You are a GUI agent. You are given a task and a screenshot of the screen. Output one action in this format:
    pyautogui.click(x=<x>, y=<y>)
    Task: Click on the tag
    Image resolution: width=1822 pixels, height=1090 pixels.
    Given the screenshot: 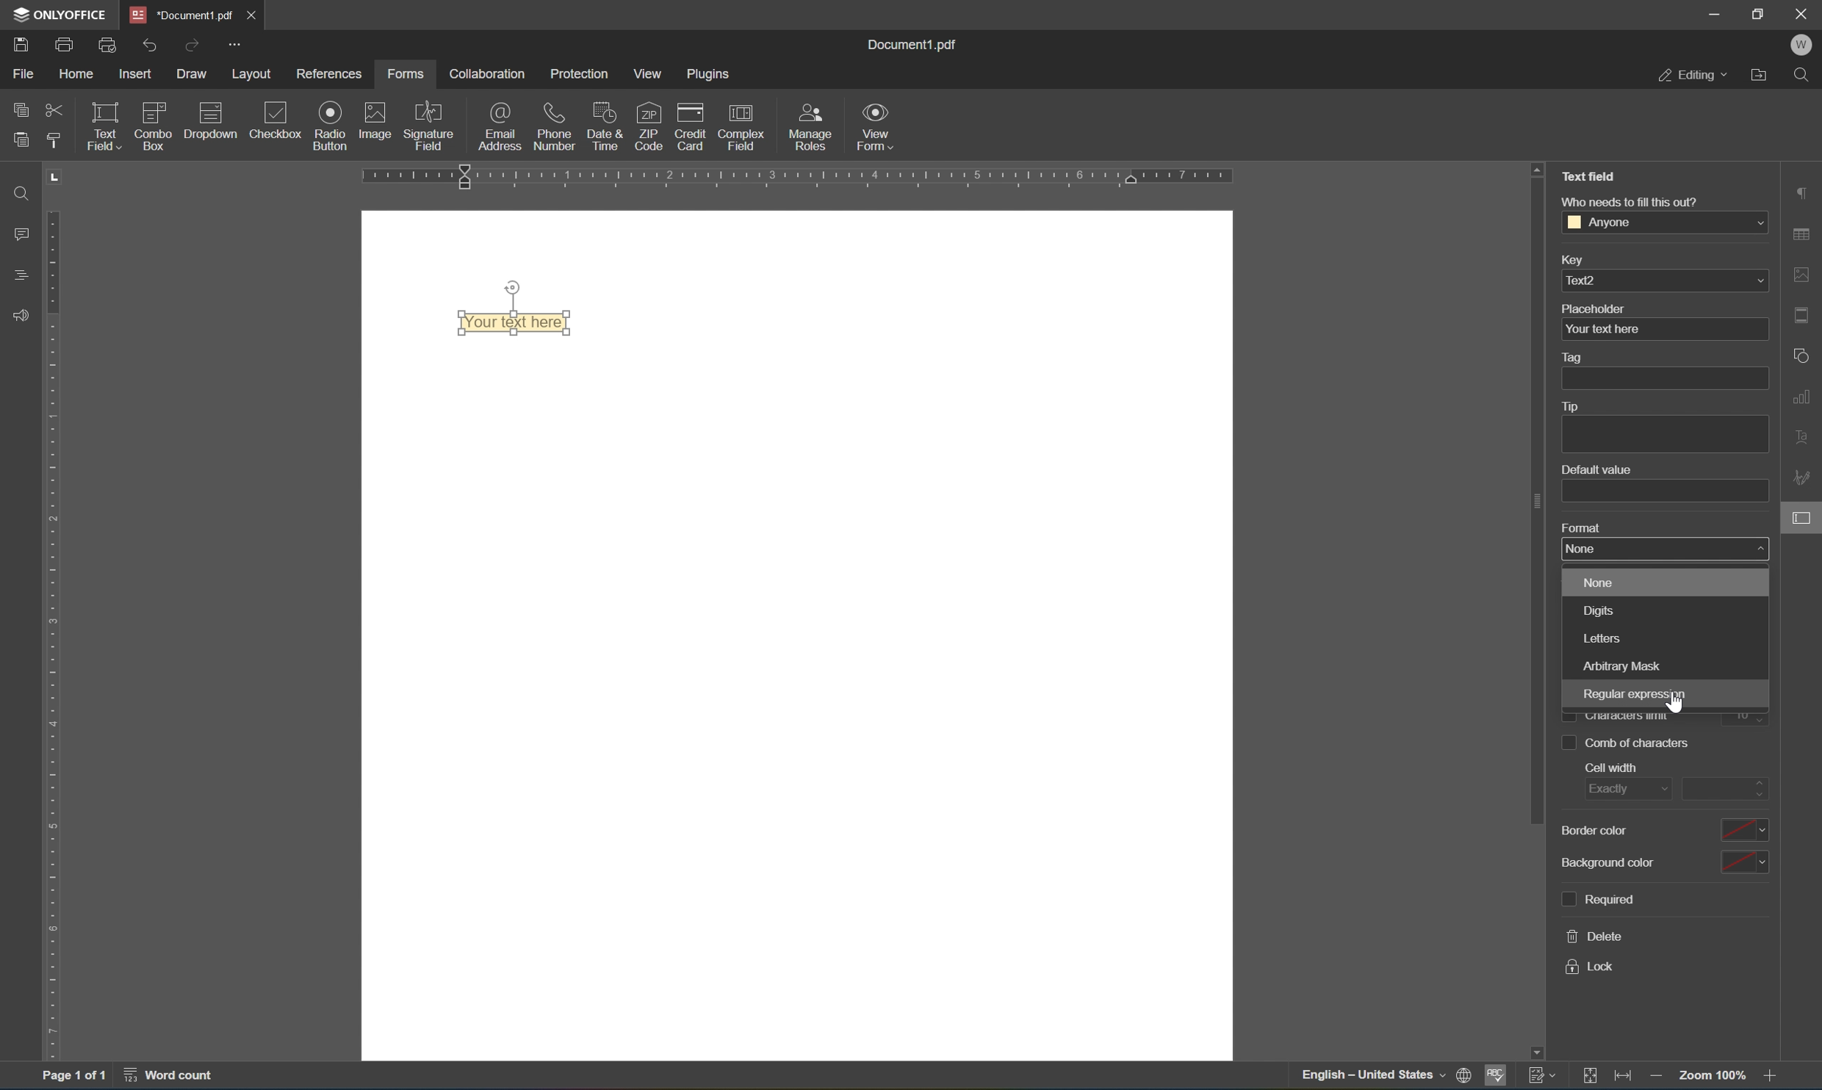 What is the action you would take?
    pyautogui.click(x=1578, y=355)
    